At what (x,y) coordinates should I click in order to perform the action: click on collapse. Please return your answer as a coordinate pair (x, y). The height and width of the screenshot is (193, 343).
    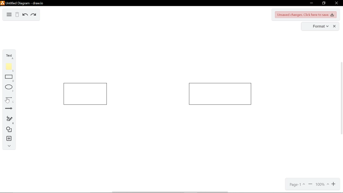
    Looking at the image, I should click on (9, 146).